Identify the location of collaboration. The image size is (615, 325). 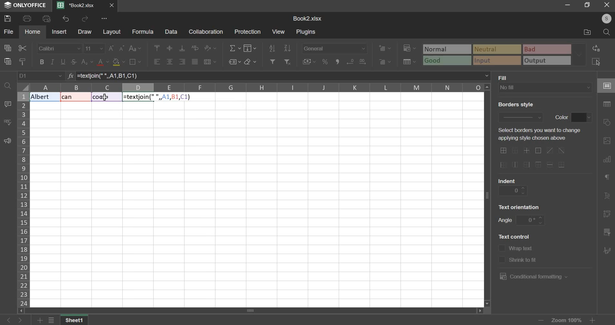
(206, 32).